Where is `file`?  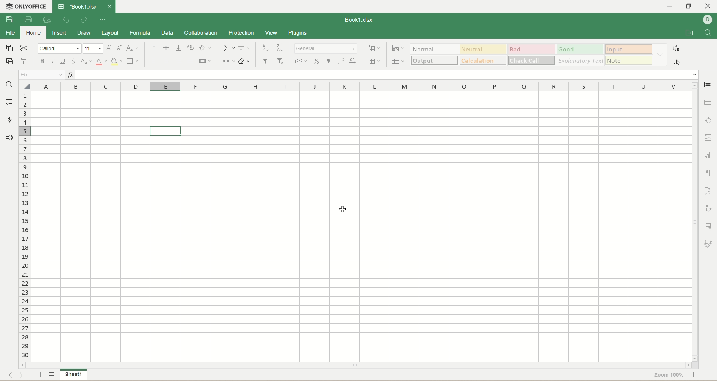 file is located at coordinates (10, 33).